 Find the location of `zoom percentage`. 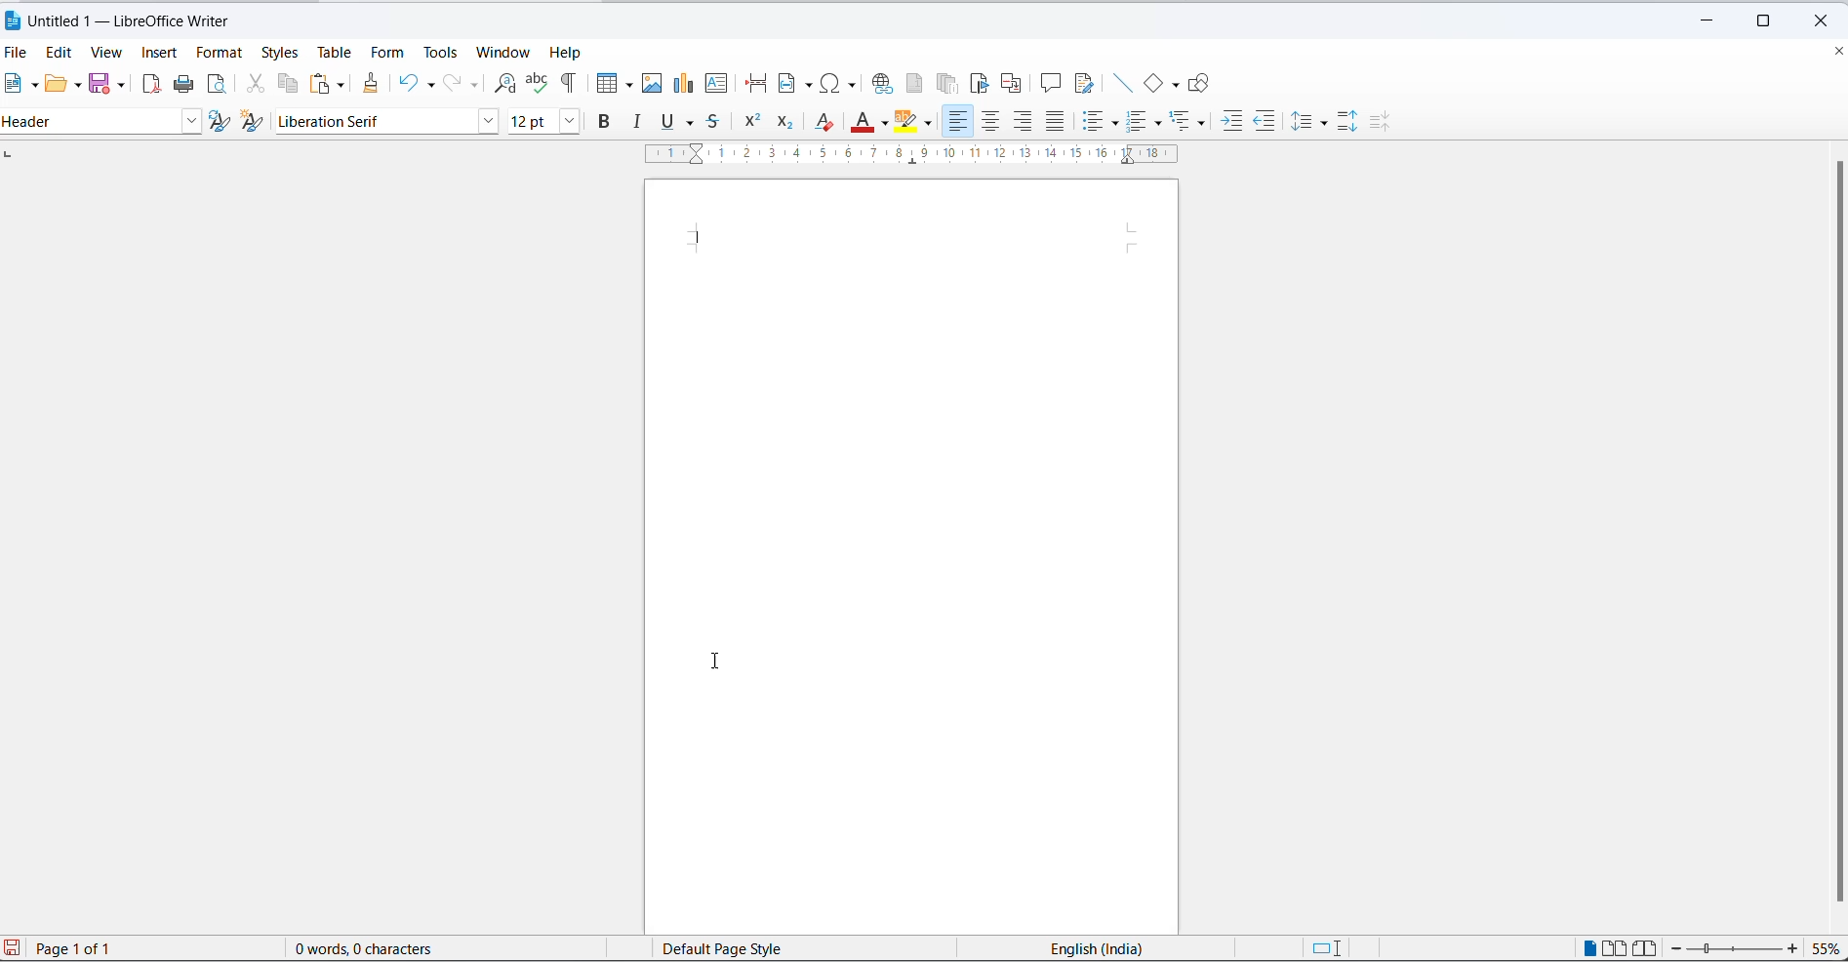

zoom percentage is located at coordinates (1827, 949).